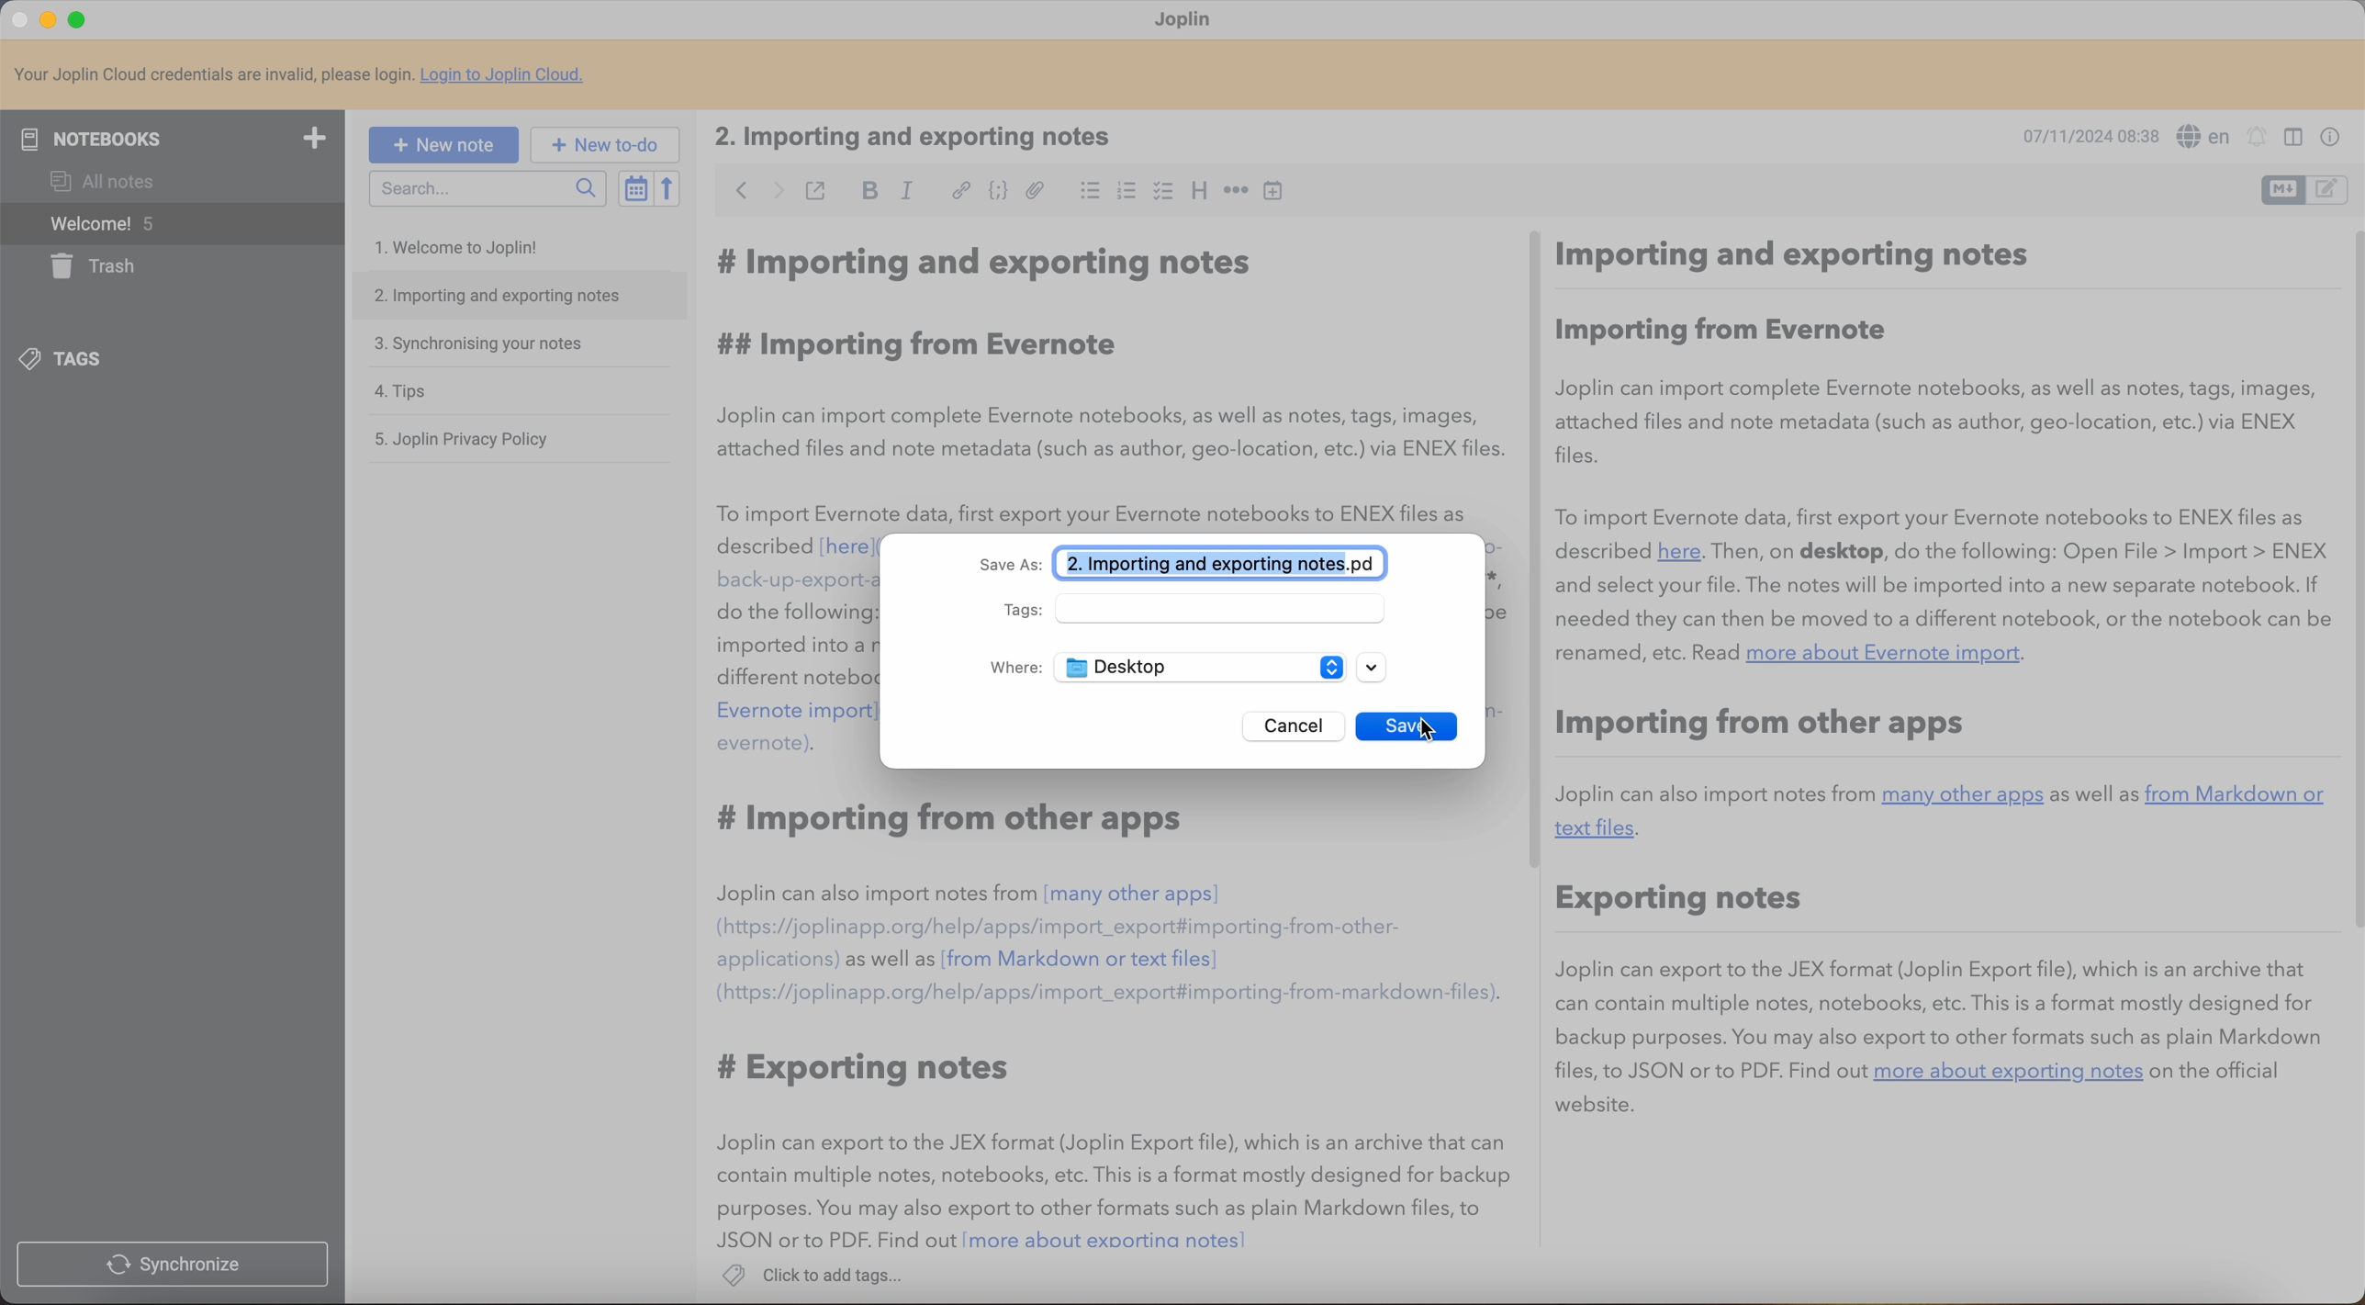 This screenshot has width=2365, height=1305. Describe the element at coordinates (2282, 190) in the screenshot. I see `toggle editor layout` at that location.